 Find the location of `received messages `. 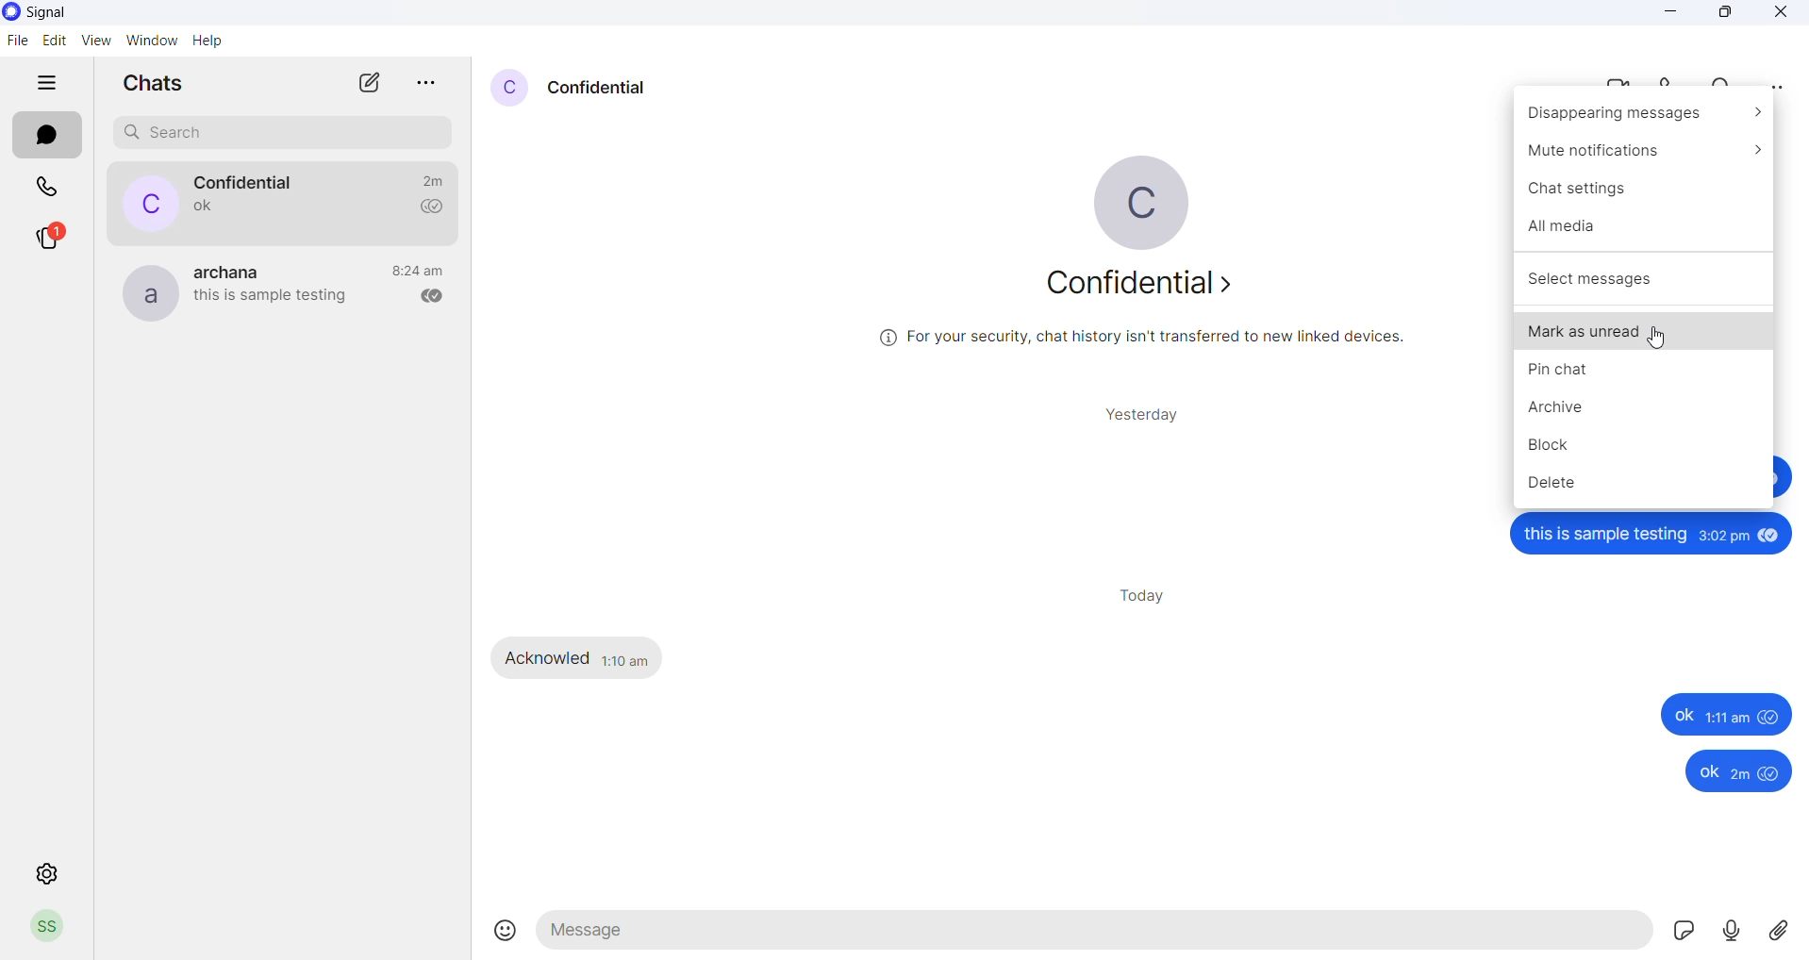

received messages  is located at coordinates (583, 658).